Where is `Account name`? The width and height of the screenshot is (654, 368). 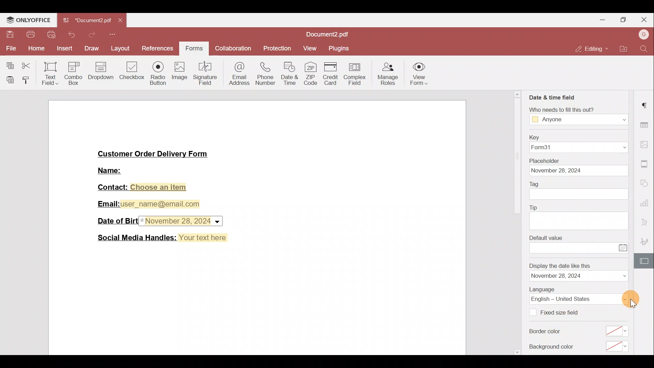 Account name is located at coordinates (643, 34).